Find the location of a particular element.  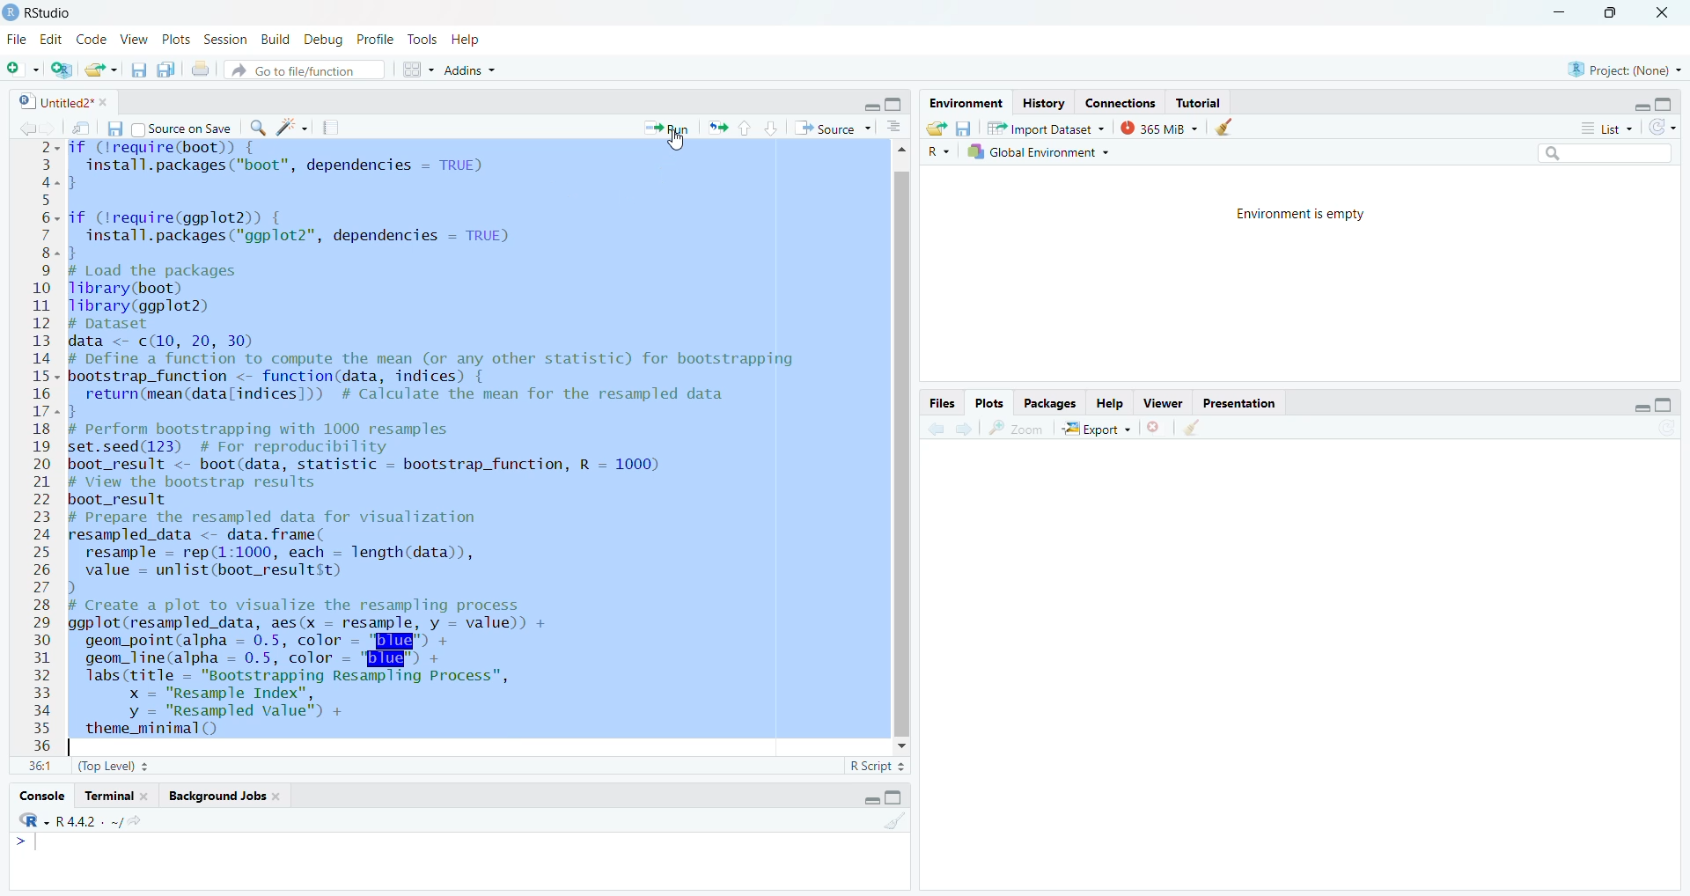

hide r script is located at coordinates (863, 105).